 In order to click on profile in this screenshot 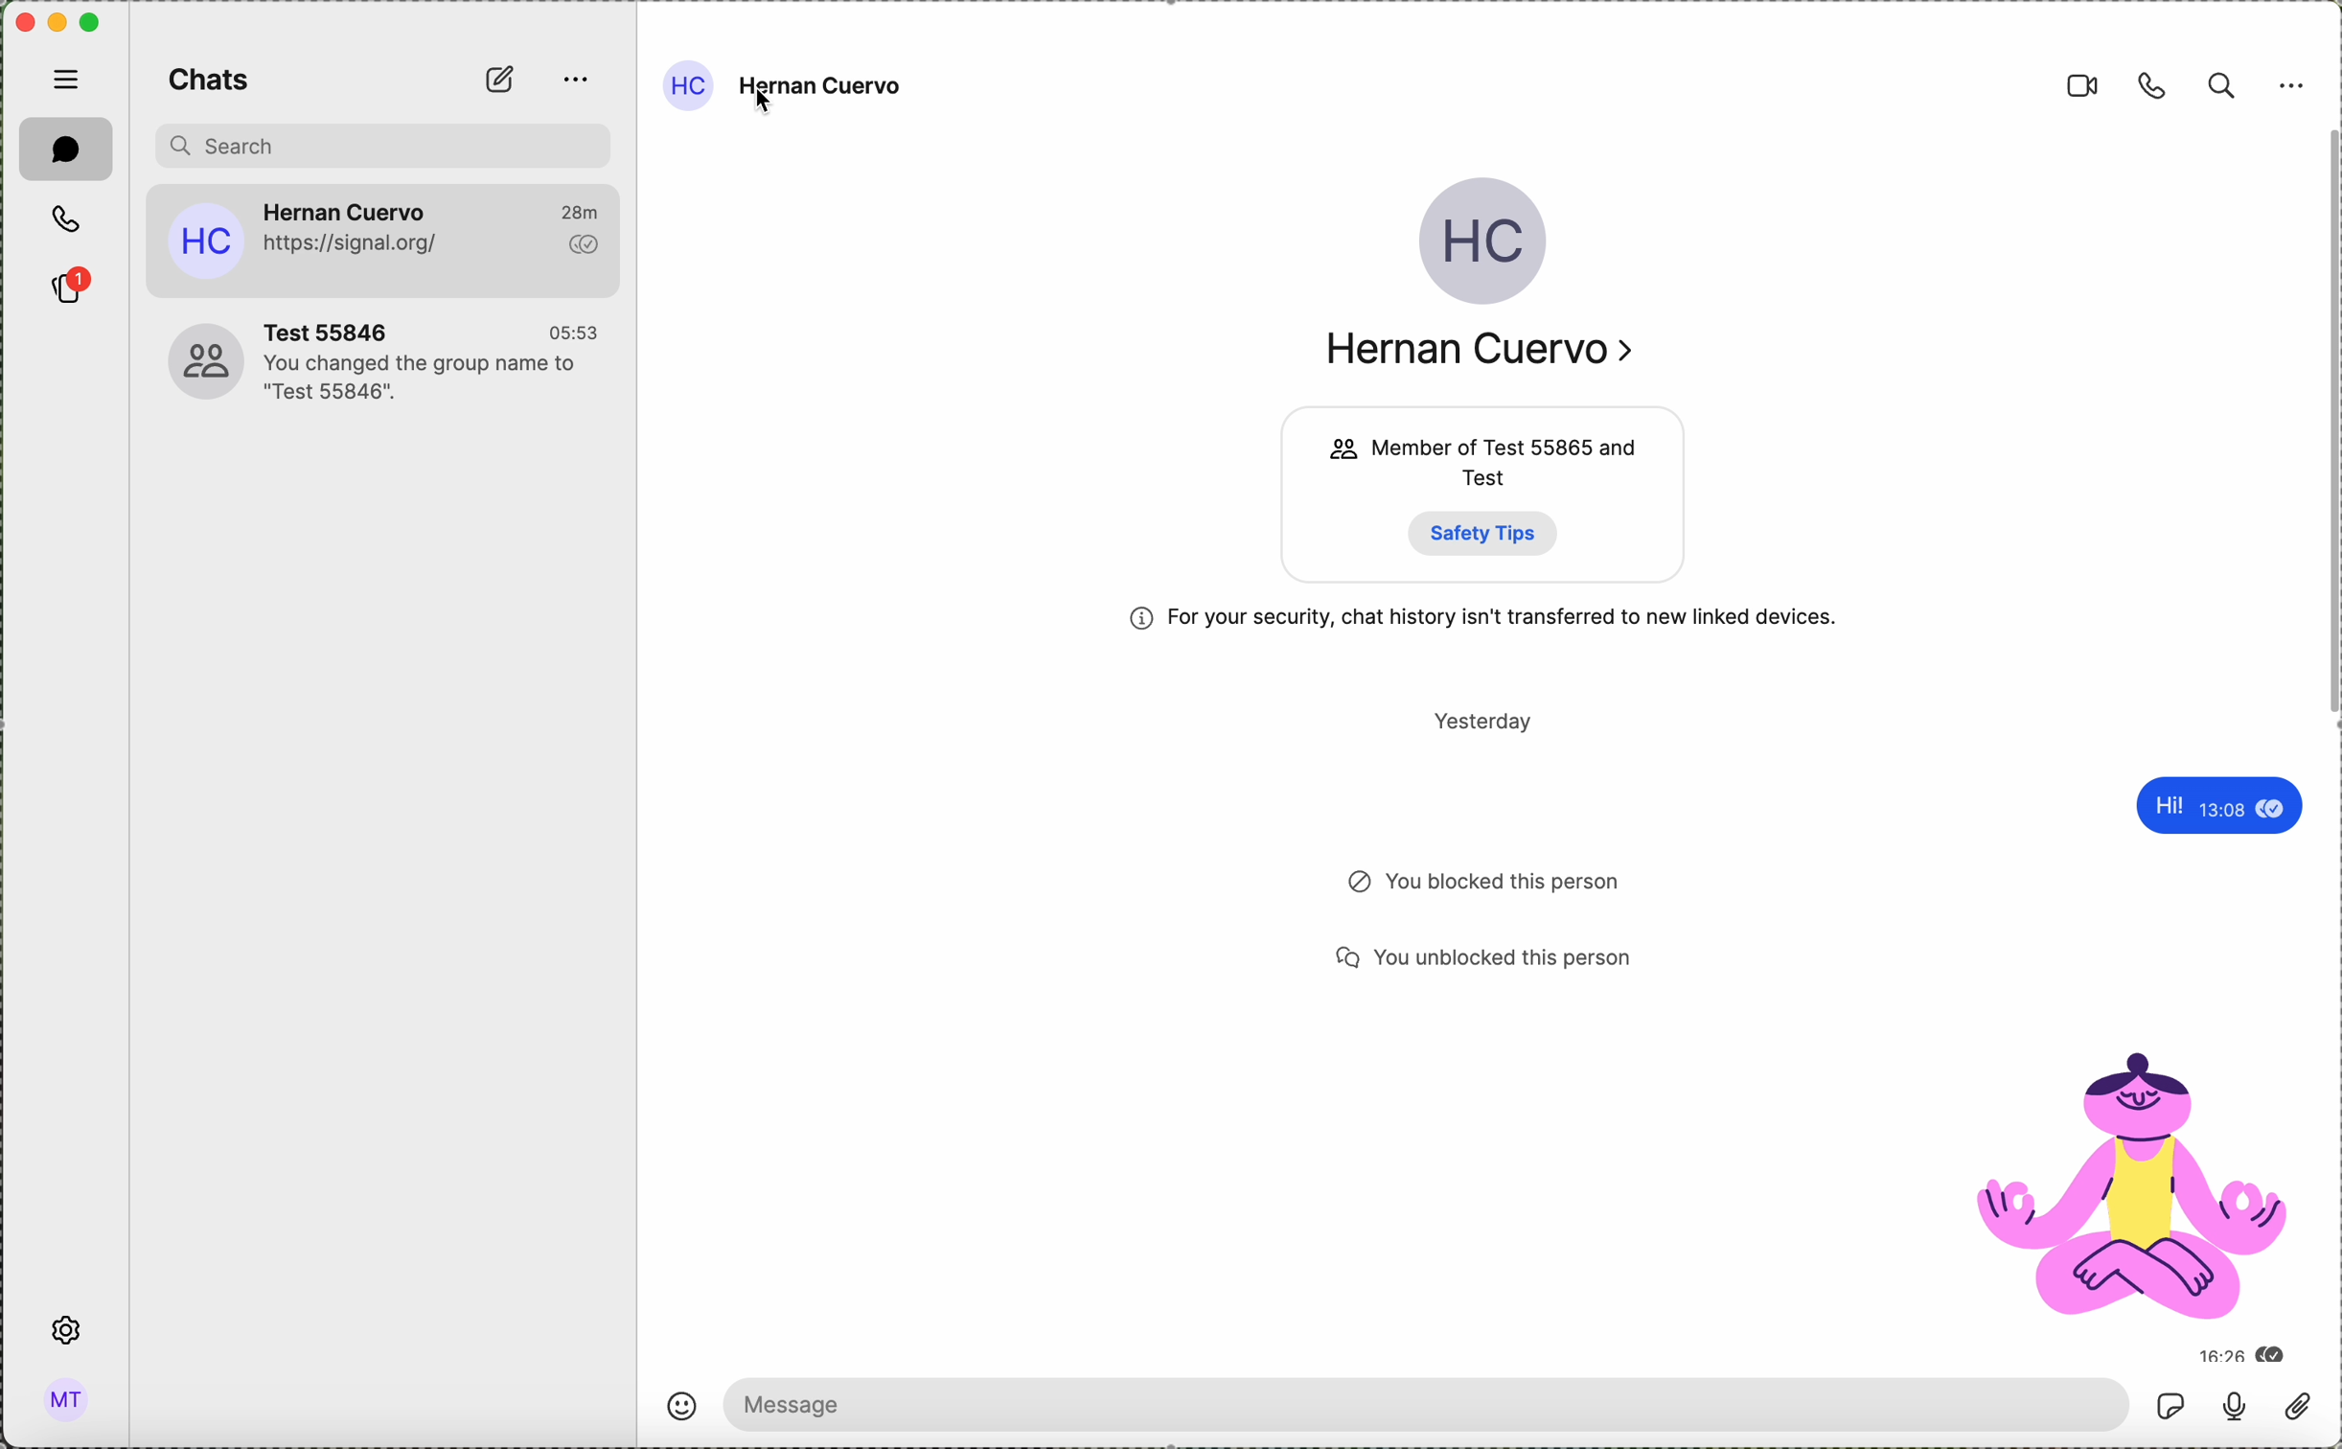, I will do `click(693, 88)`.